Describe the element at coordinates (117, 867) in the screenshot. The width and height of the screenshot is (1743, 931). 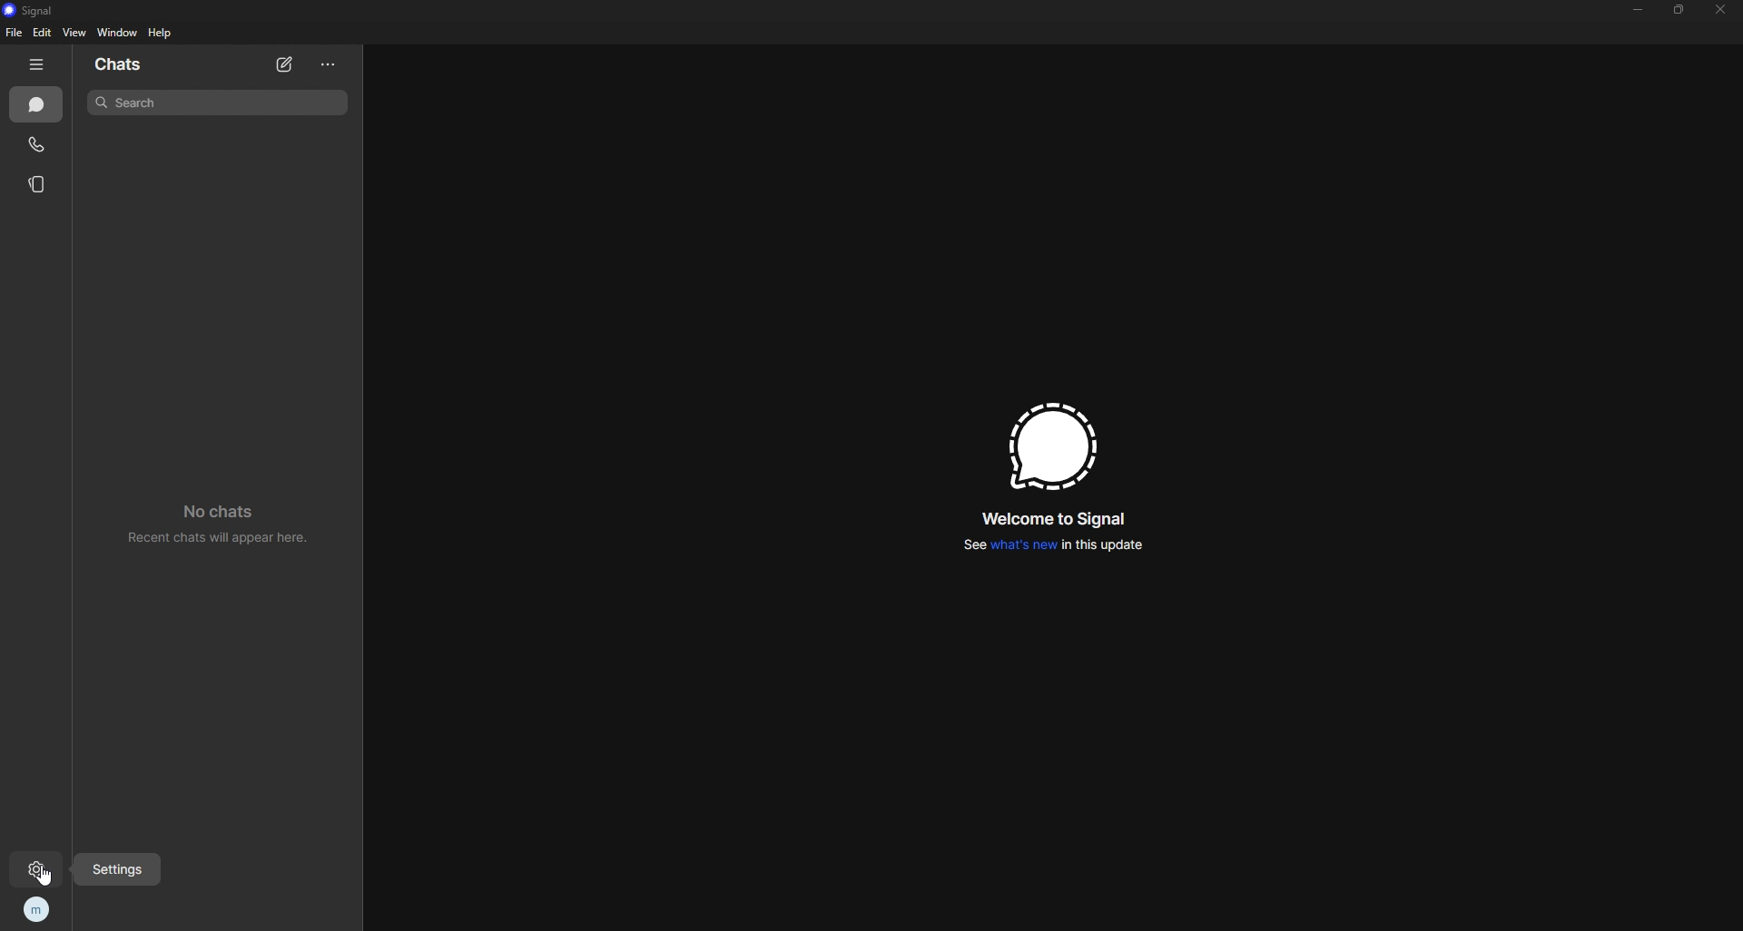
I see `settings` at that location.